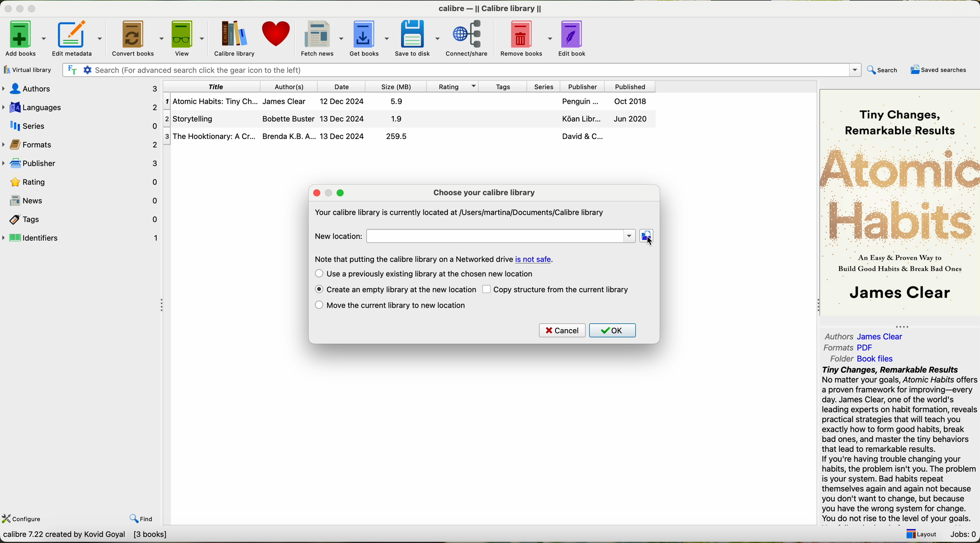 This screenshot has width=980, height=543. What do you see at coordinates (418, 37) in the screenshot?
I see `save to disk` at bounding box center [418, 37].